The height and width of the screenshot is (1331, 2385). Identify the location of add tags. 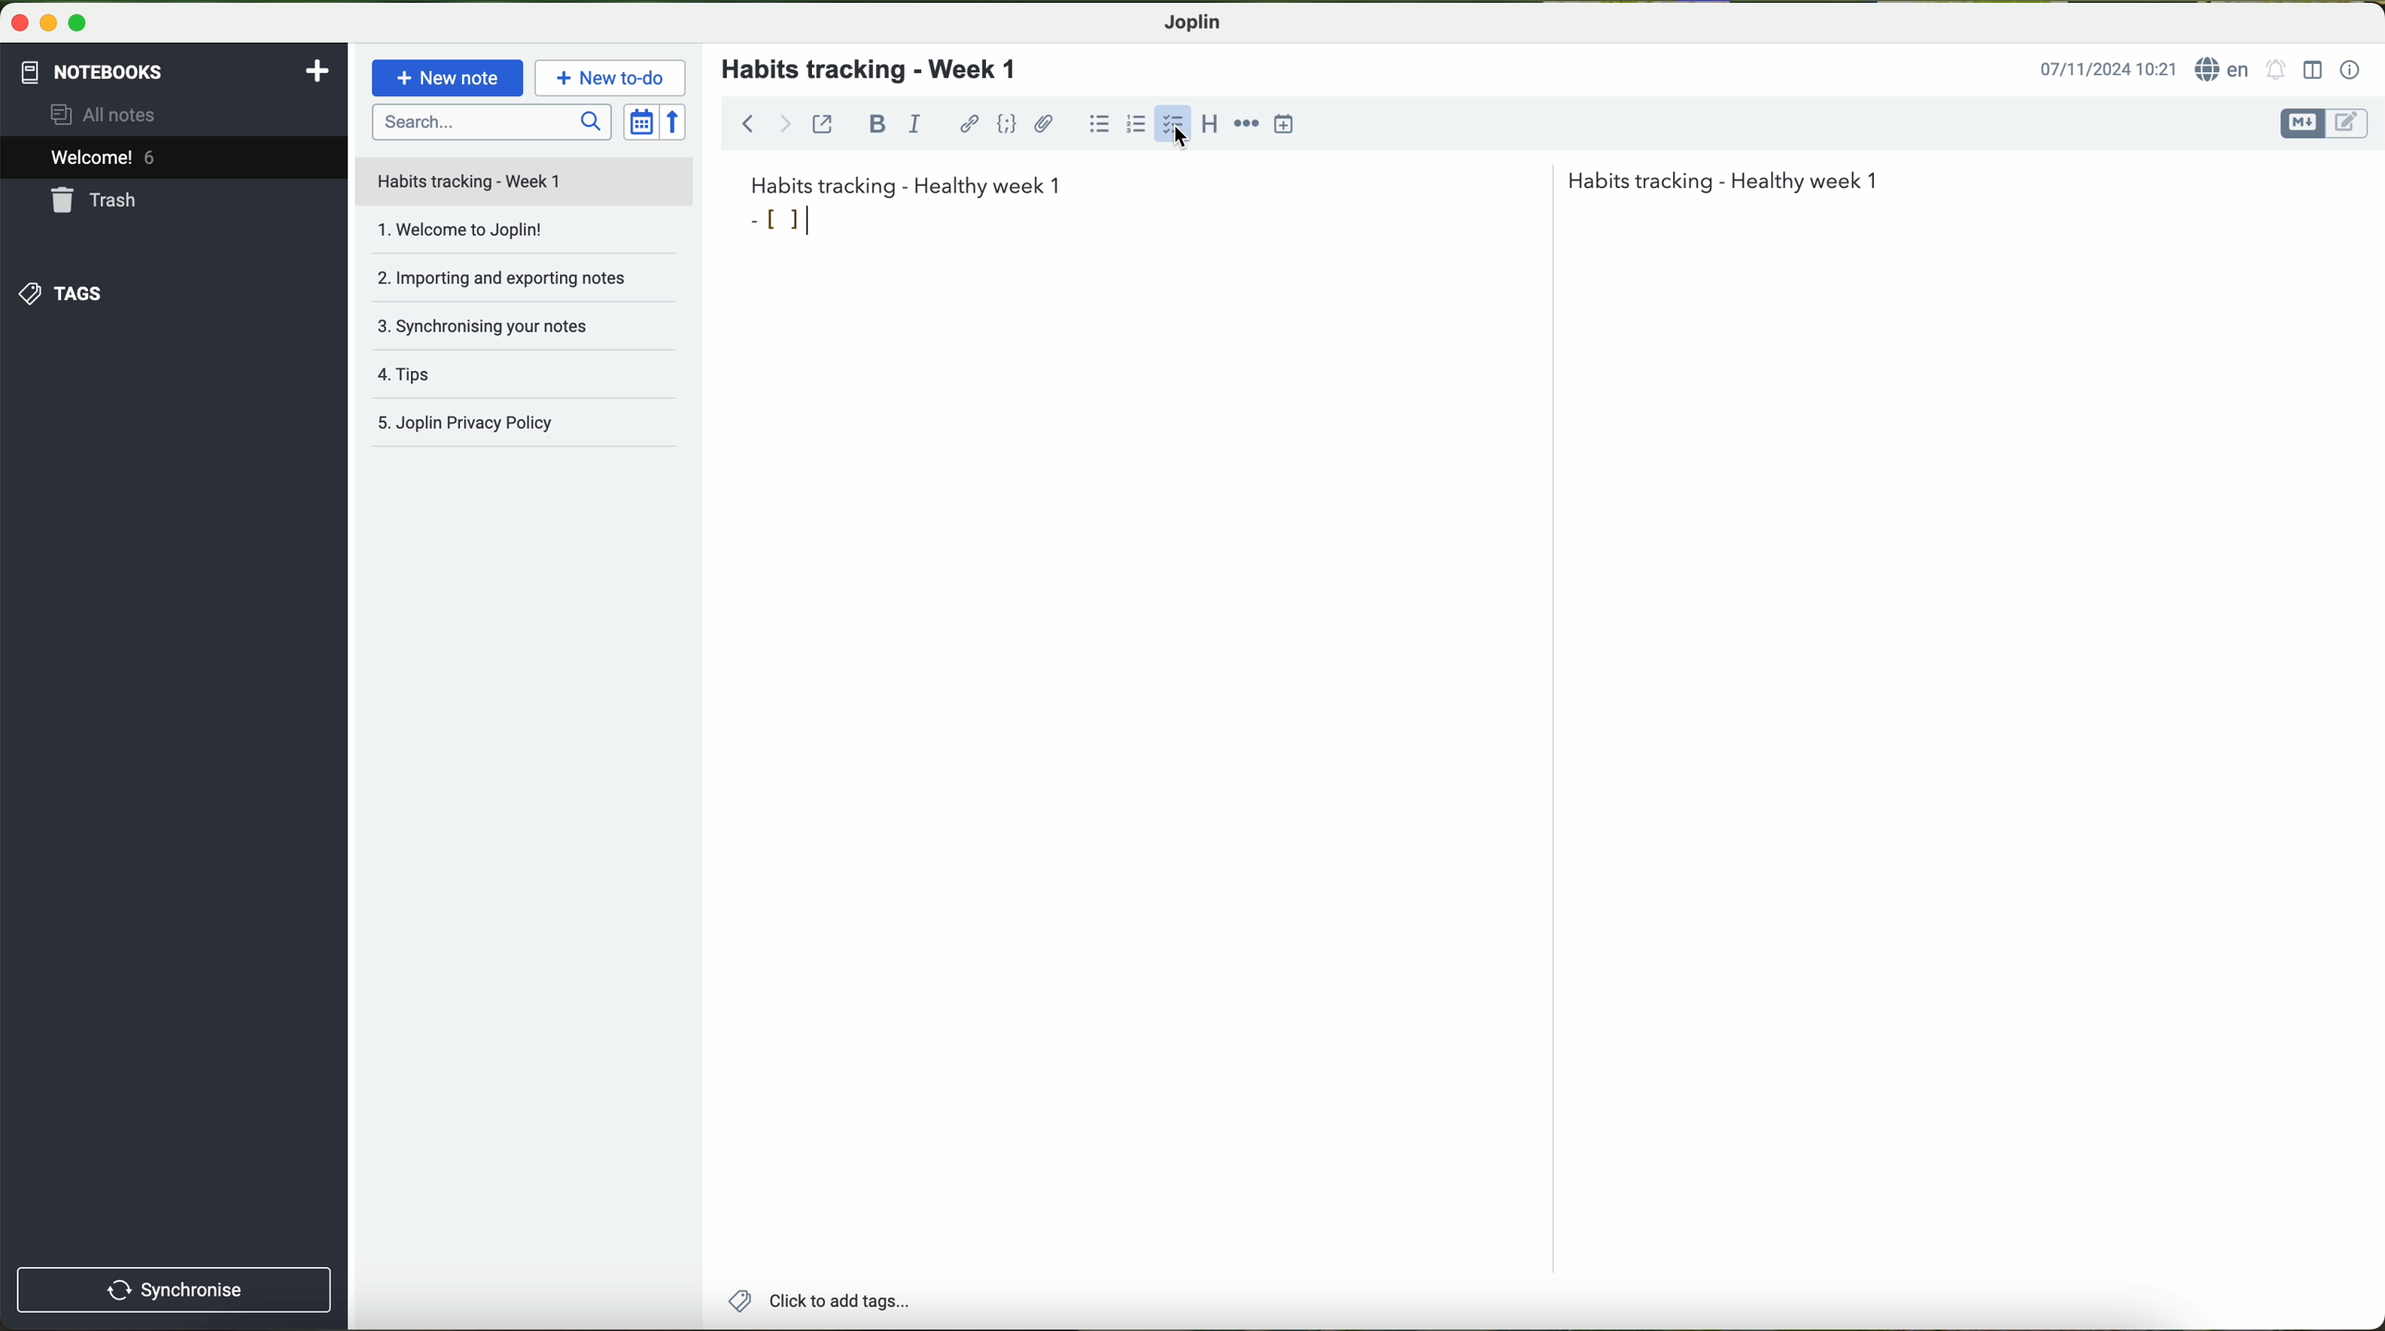
(814, 1302).